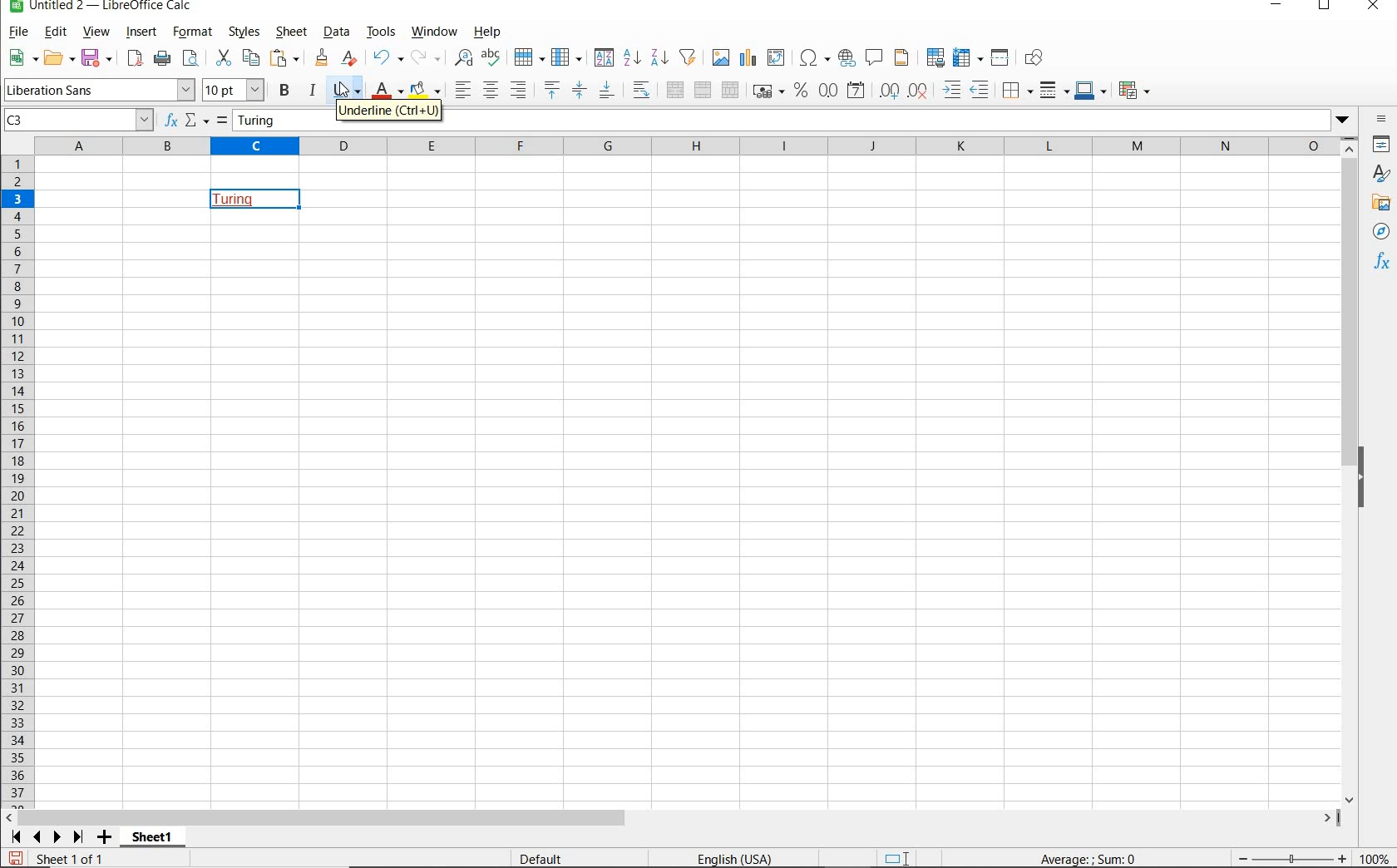  What do you see at coordinates (1288, 856) in the screenshot?
I see `ZOOM OUT OR ZOOM IN` at bounding box center [1288, 856].